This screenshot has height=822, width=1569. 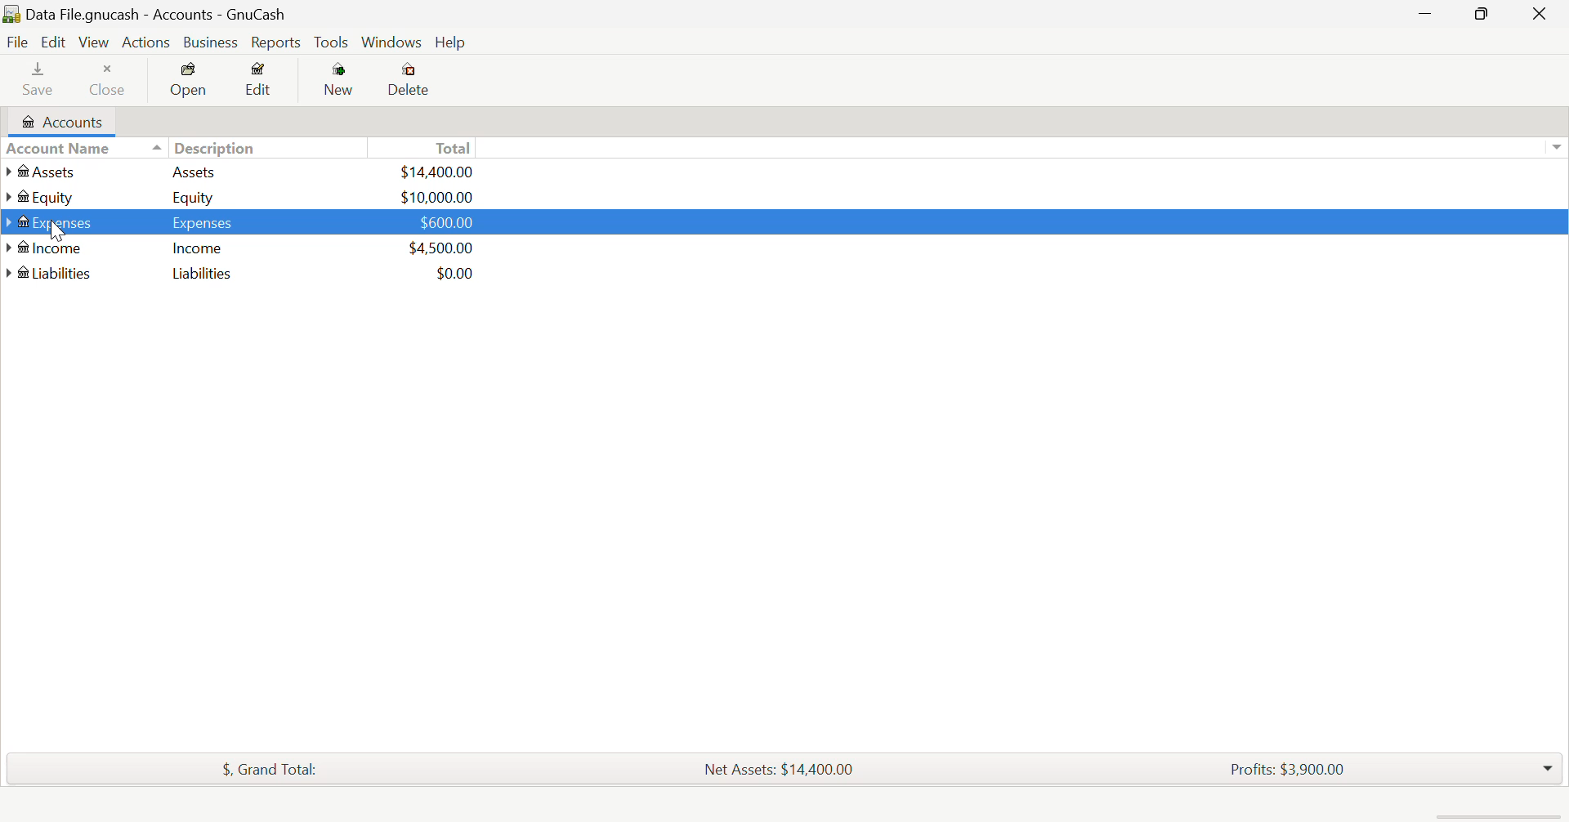 What do you see at coordinates (211, 43) in the screenshot?
I see `Business` at bounding box center [211, 43].